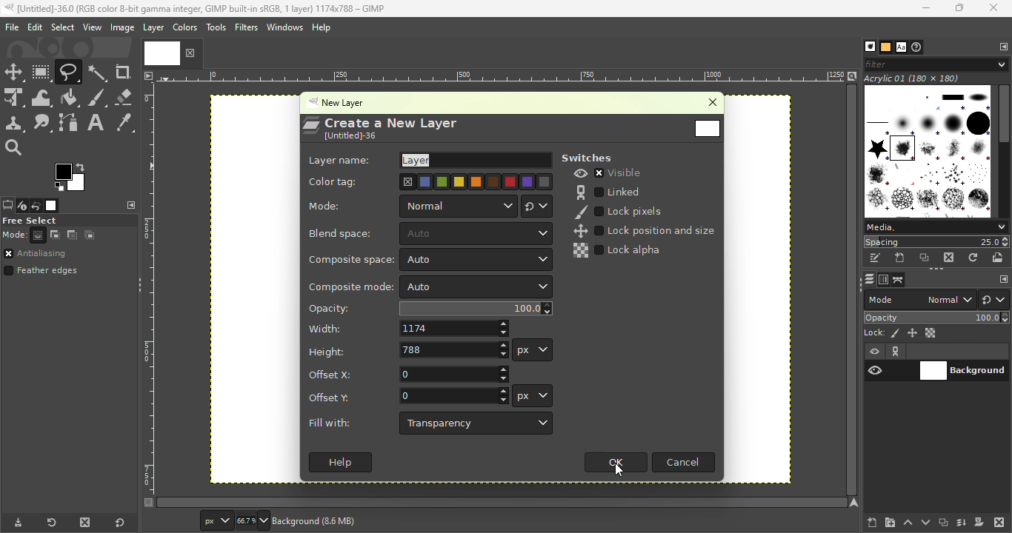 The image size is (1012, 533). Describe the element at coordinates (246, 27) in the screenshot. I see `Filters` at that location.